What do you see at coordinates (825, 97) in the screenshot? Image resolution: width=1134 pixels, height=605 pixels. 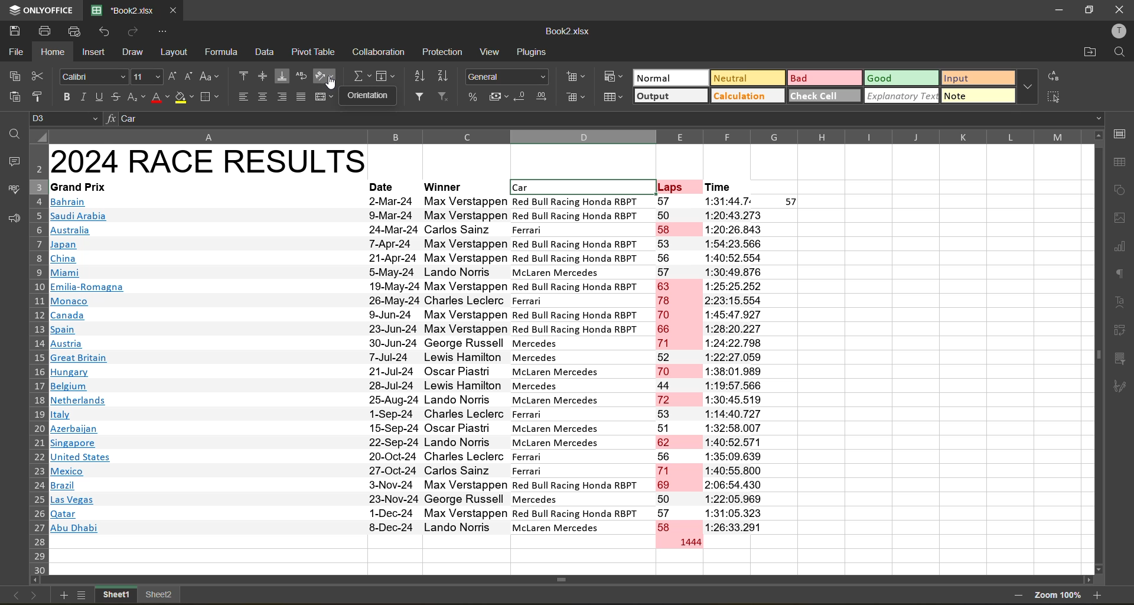 I see `check cell` at bounding box center [825, 97].